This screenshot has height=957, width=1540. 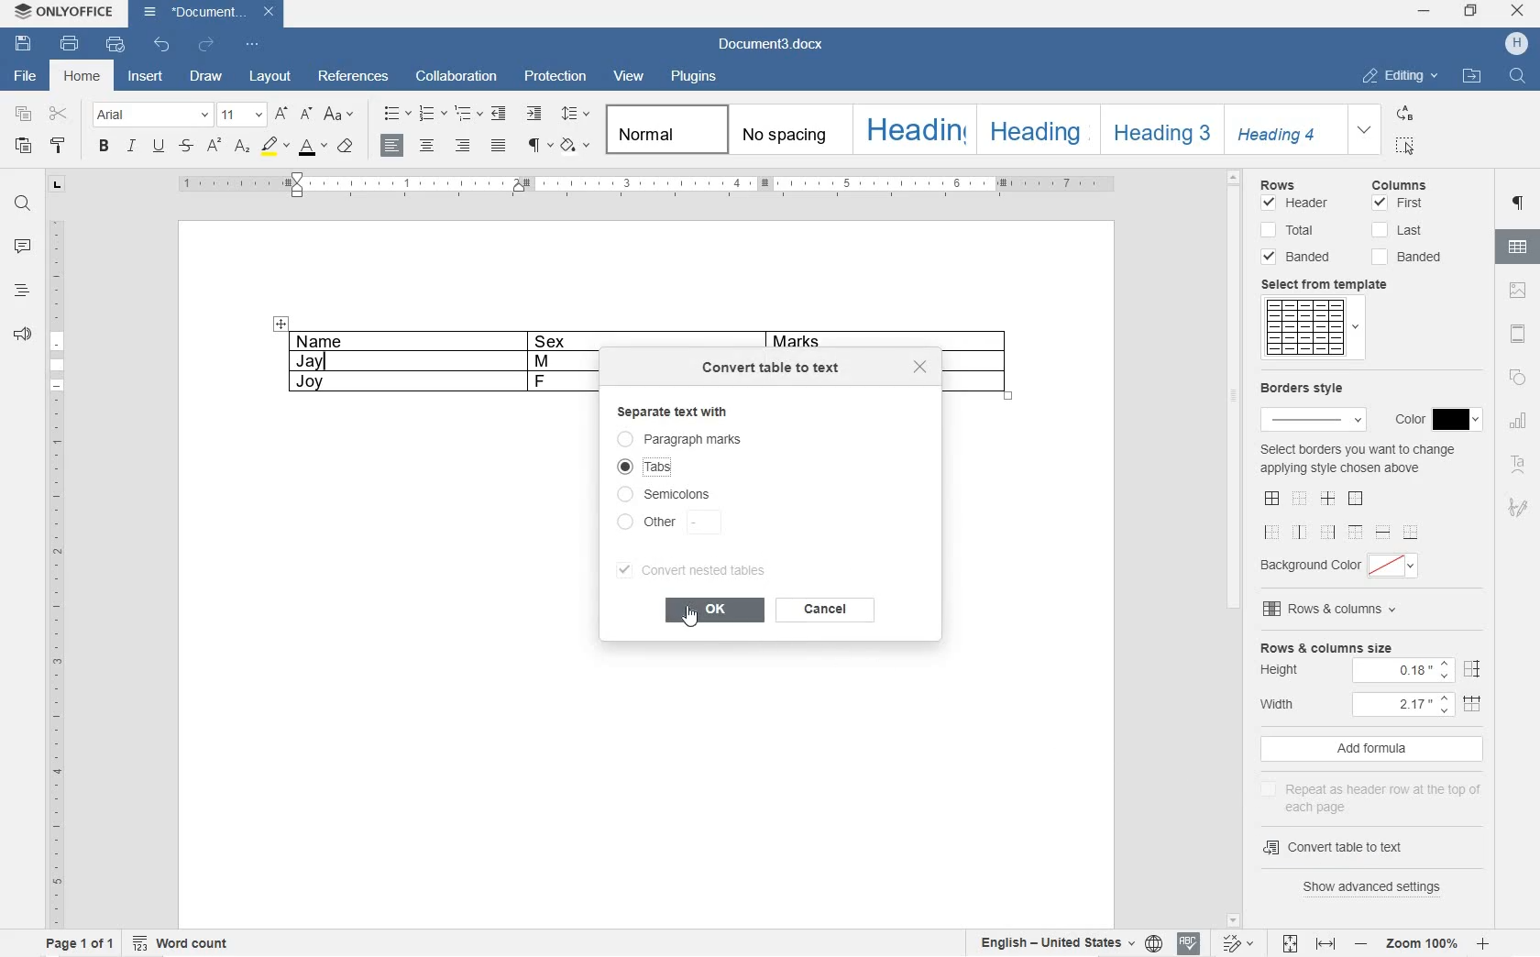 I want to click on set outer top border only, so click(x=1355, y=531).